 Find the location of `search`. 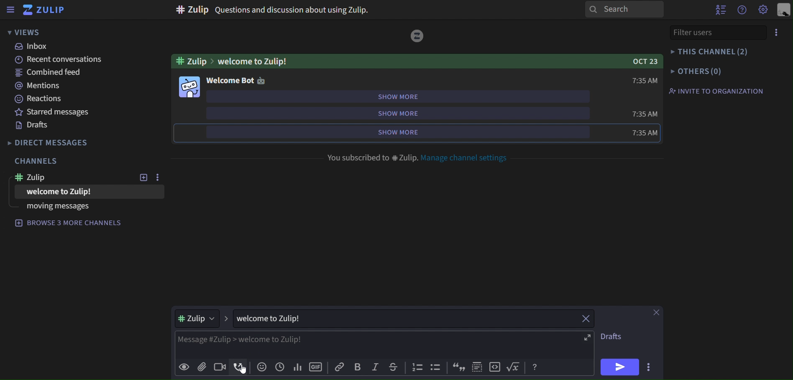

search is located at coordinates (624, 9).